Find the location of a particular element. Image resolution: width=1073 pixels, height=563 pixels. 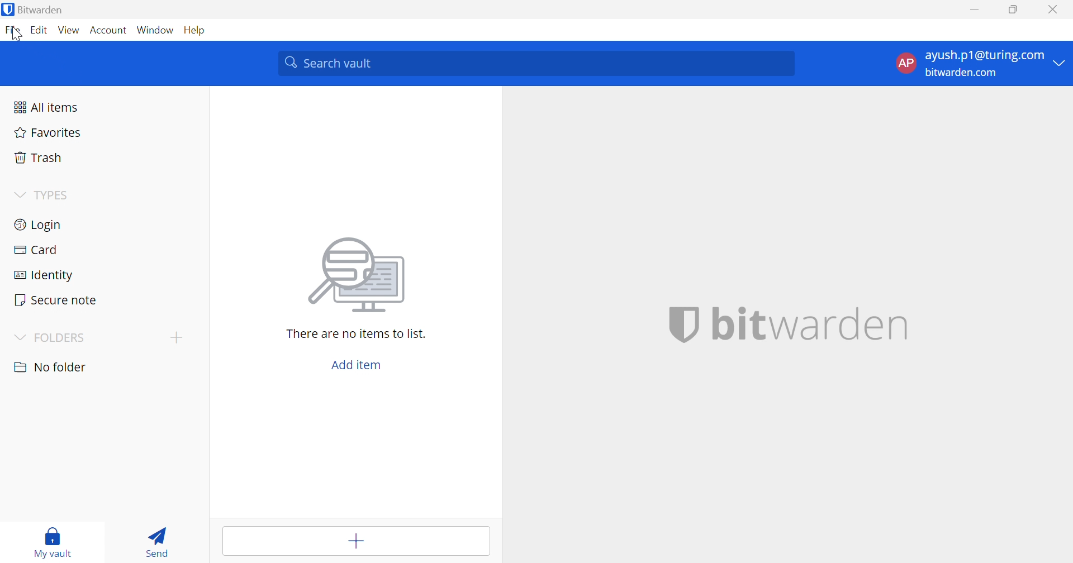

account options is located at coordinates (981, 63).